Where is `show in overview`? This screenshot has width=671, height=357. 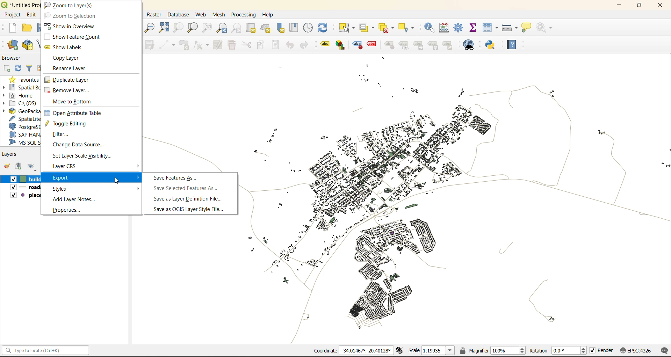
show in overview is located at coordinates (70, 25).